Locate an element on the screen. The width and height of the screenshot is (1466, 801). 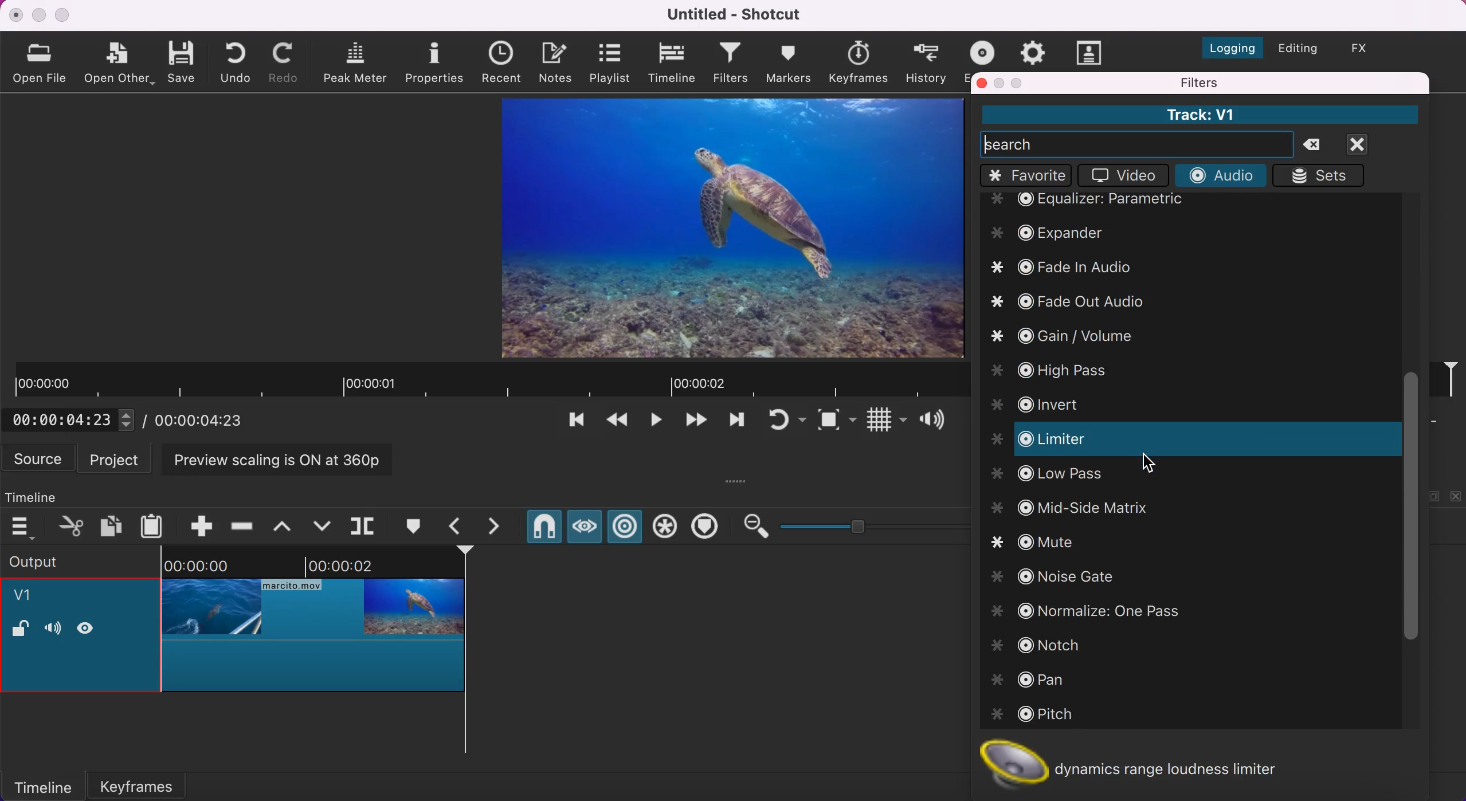
skip to the next point is located at coordinates (695, 423).